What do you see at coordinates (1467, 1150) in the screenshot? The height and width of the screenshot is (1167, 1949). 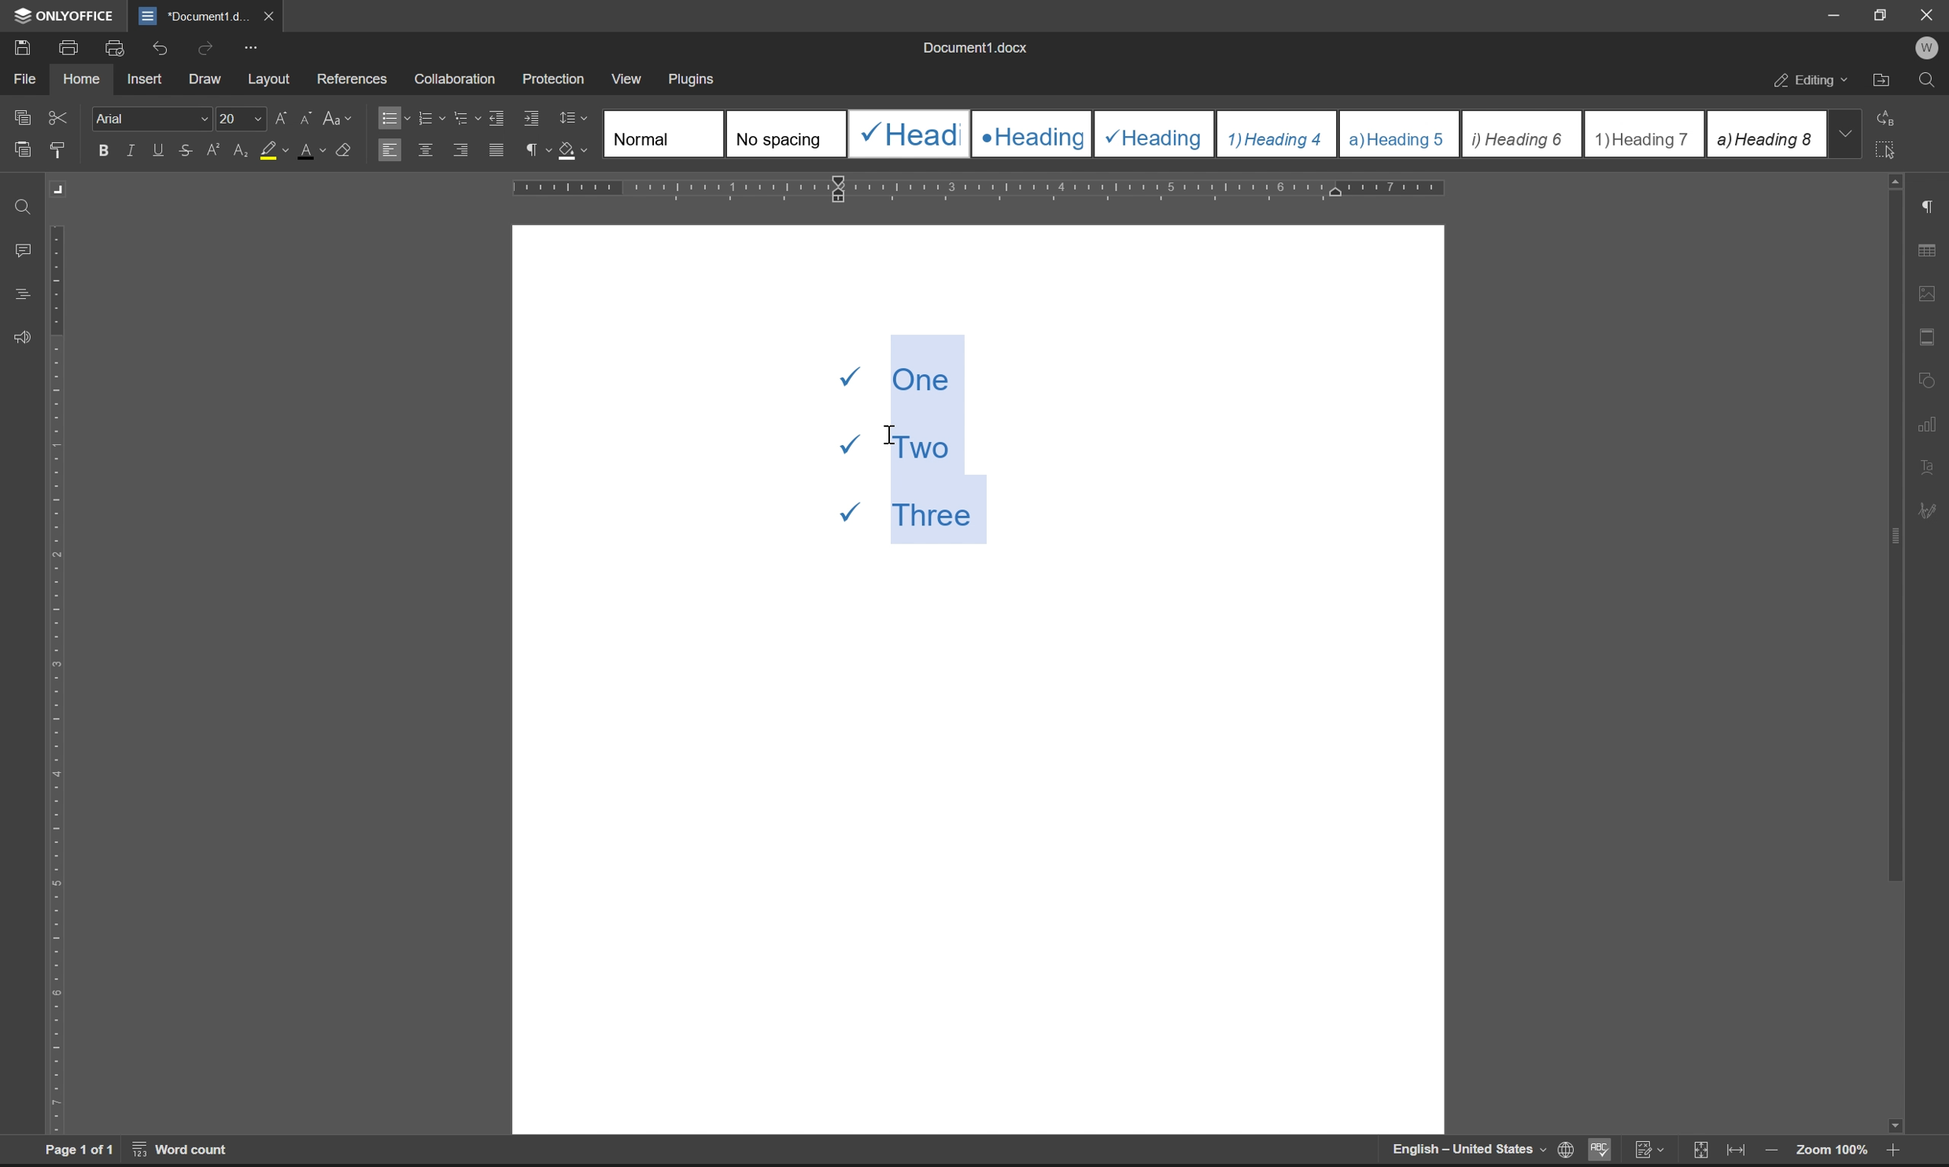 I see `English-United States` at bounding box center [1467, 1150].